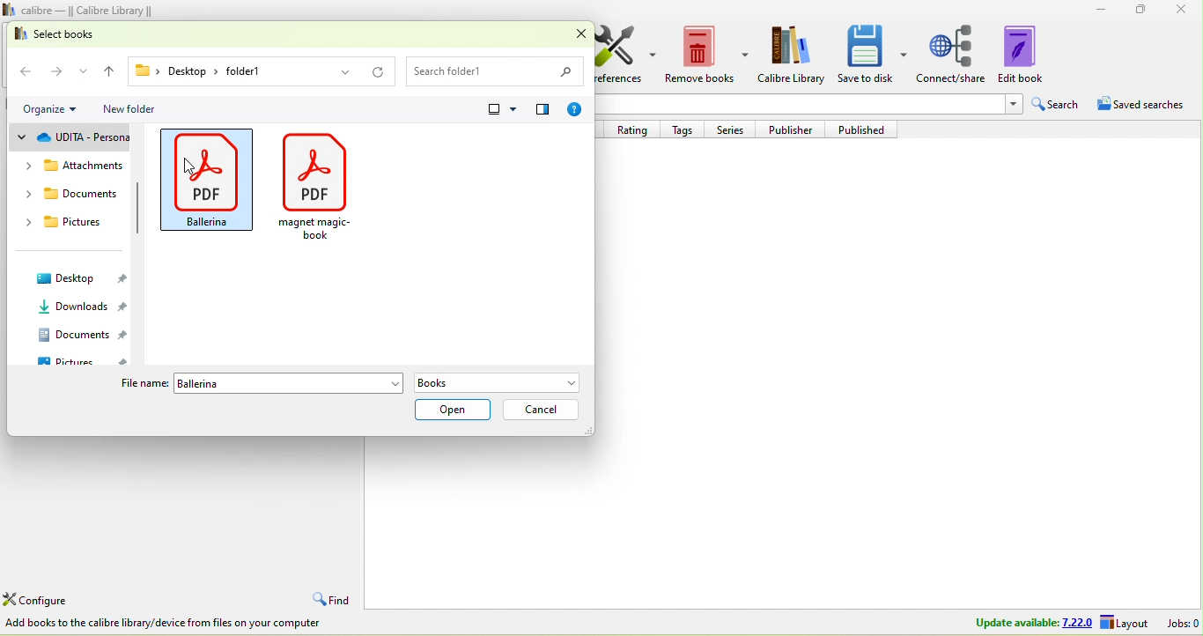  Describe the element at coordinates (734, 129) in the screenshot. I see `series` at that location.